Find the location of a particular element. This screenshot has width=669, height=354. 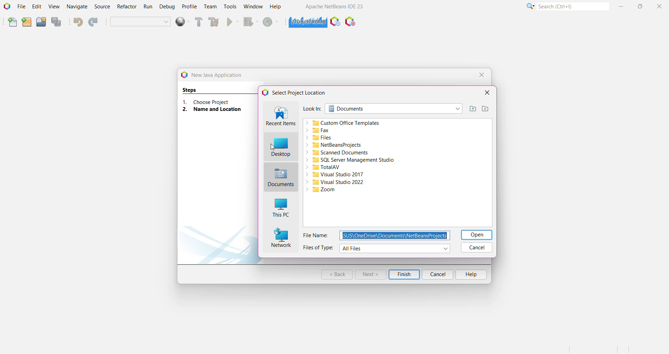

Navigate is located at coordinates (77, 7).